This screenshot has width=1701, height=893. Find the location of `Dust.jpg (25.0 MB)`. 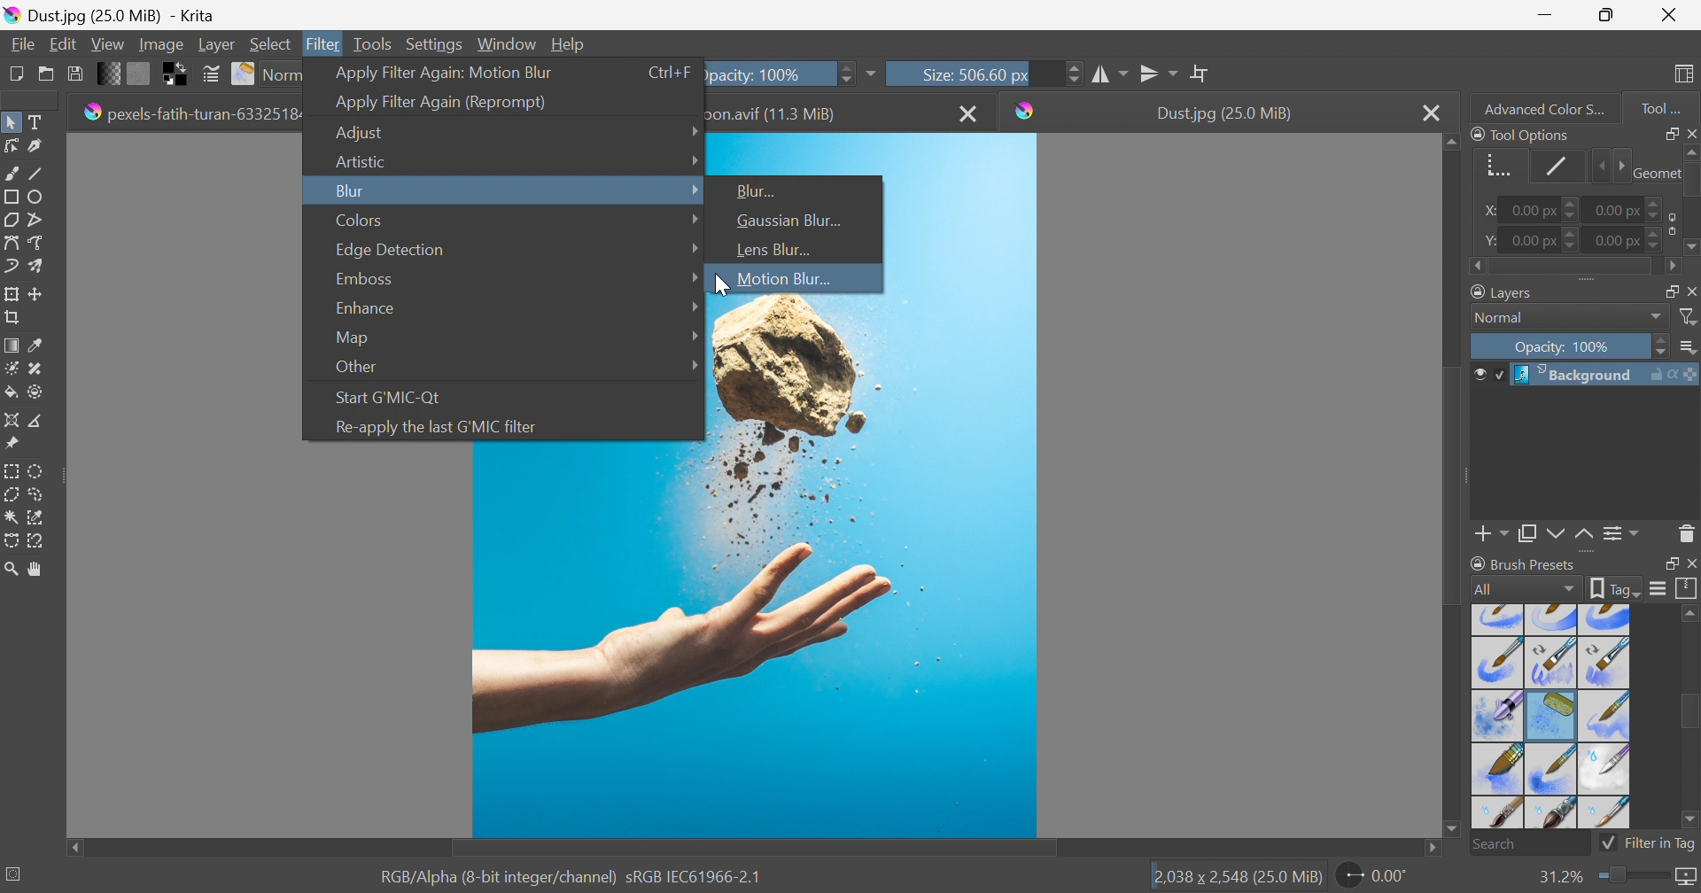

Dust.jpg (25.0 MB) is located at coordinates (1223, 113).